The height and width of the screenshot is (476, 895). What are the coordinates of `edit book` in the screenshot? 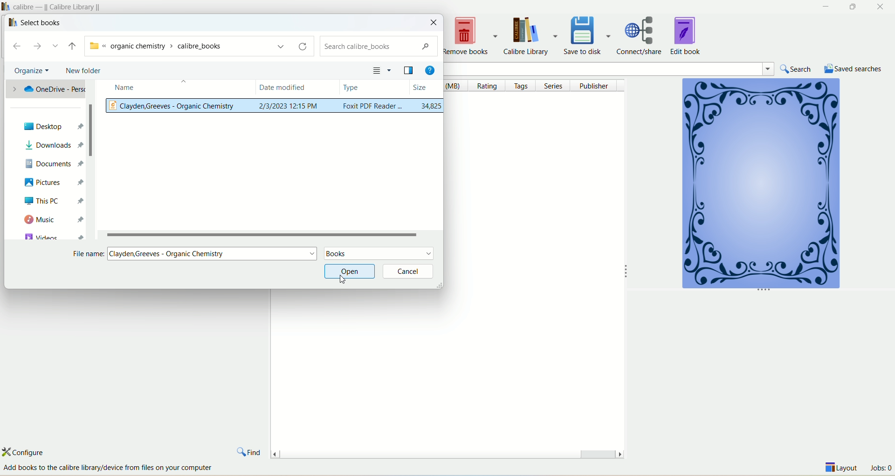 It's located at (687, 35).